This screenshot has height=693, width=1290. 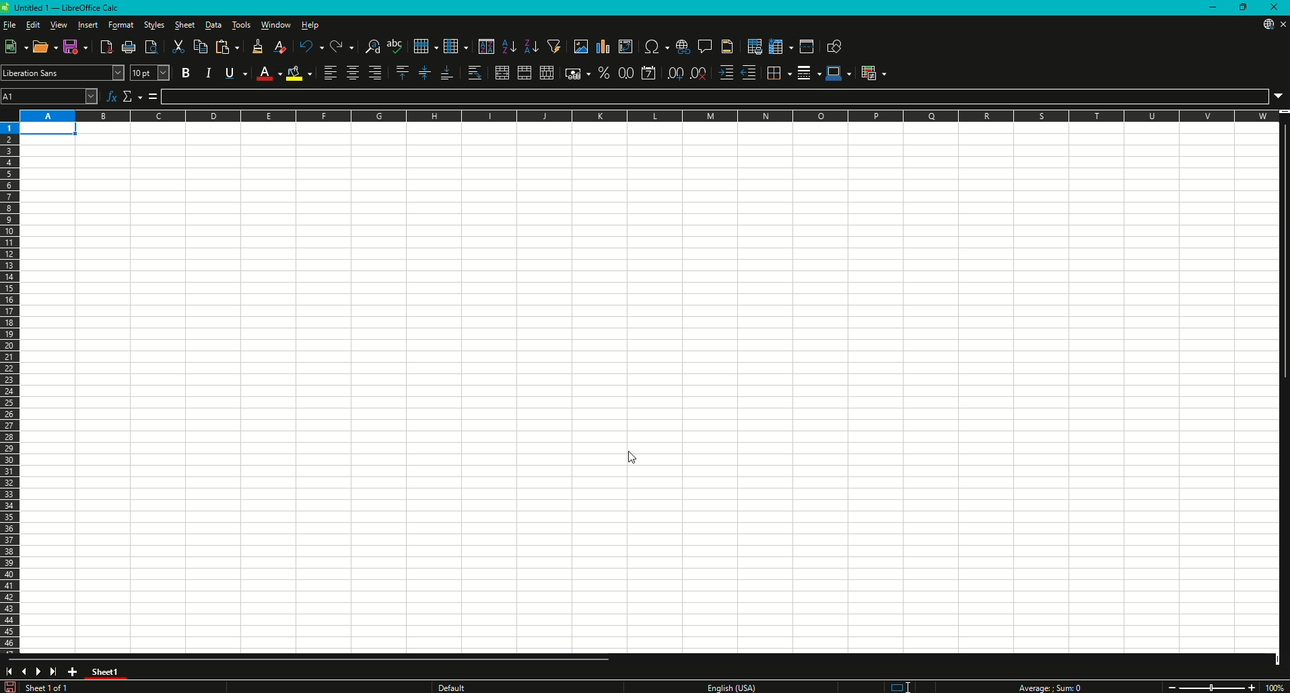 What do you see at coordinates (105, 672) in the screenshot?
I see `Tab color changed` at bounding box center [105, 672].